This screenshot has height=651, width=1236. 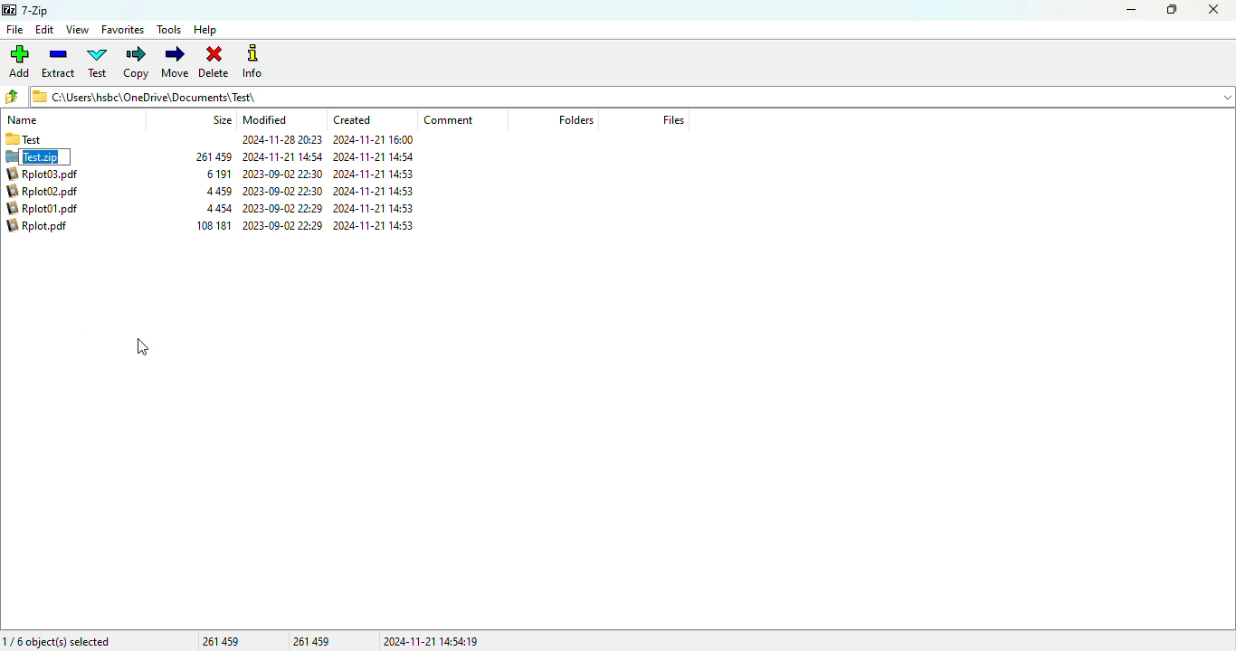 What do you see at coordinates (57, 640) in the screenshot?
I see `1/6 object(s) selected` at bounding box center [57, 640].